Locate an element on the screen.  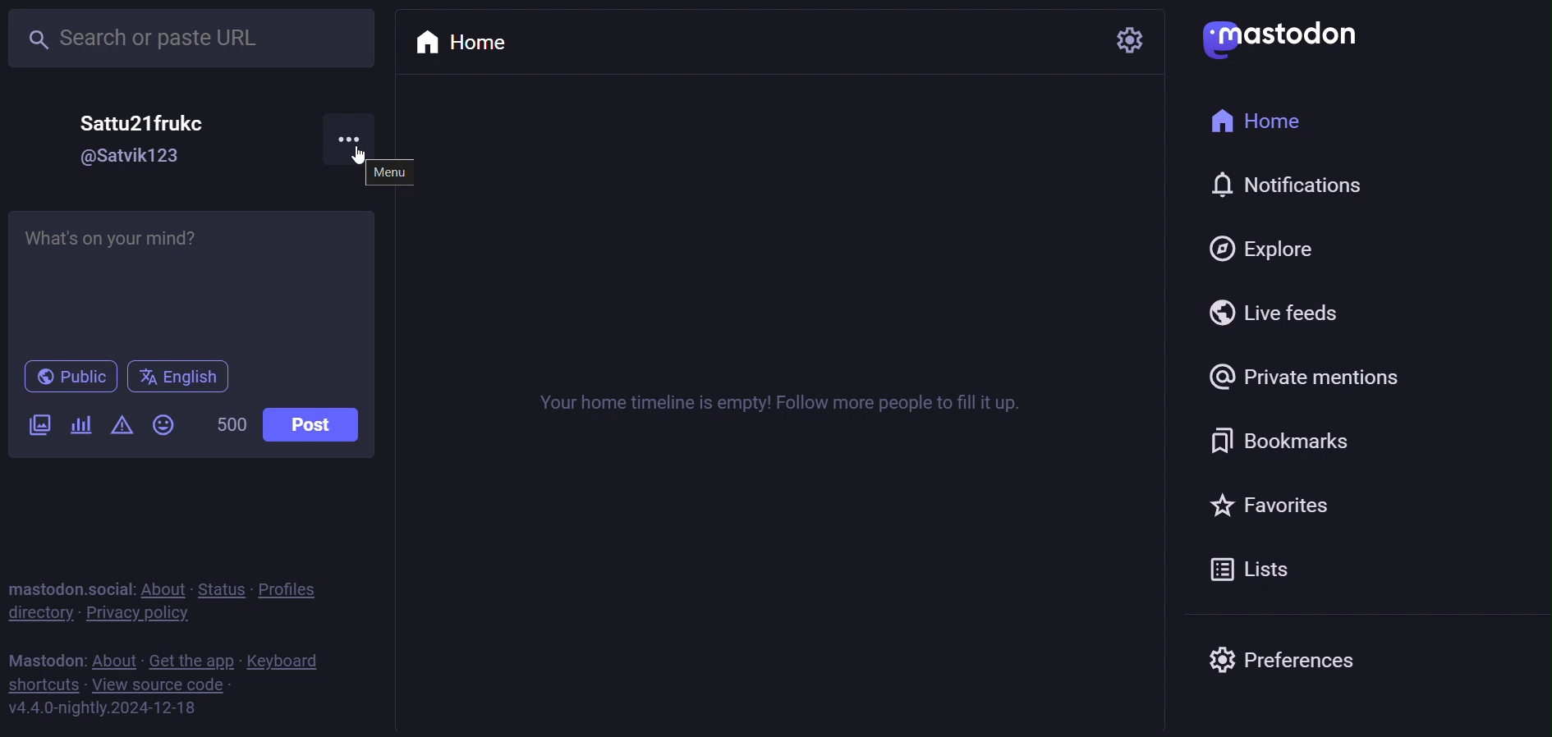
emojis is located at coordinates (163, 424).